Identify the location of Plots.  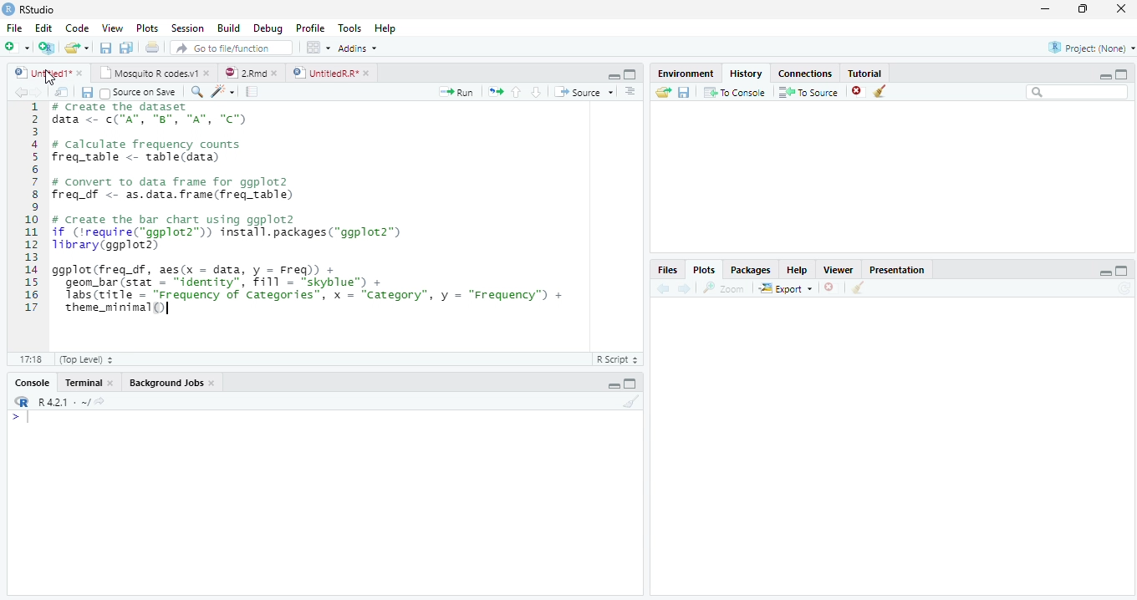
(704, 269).